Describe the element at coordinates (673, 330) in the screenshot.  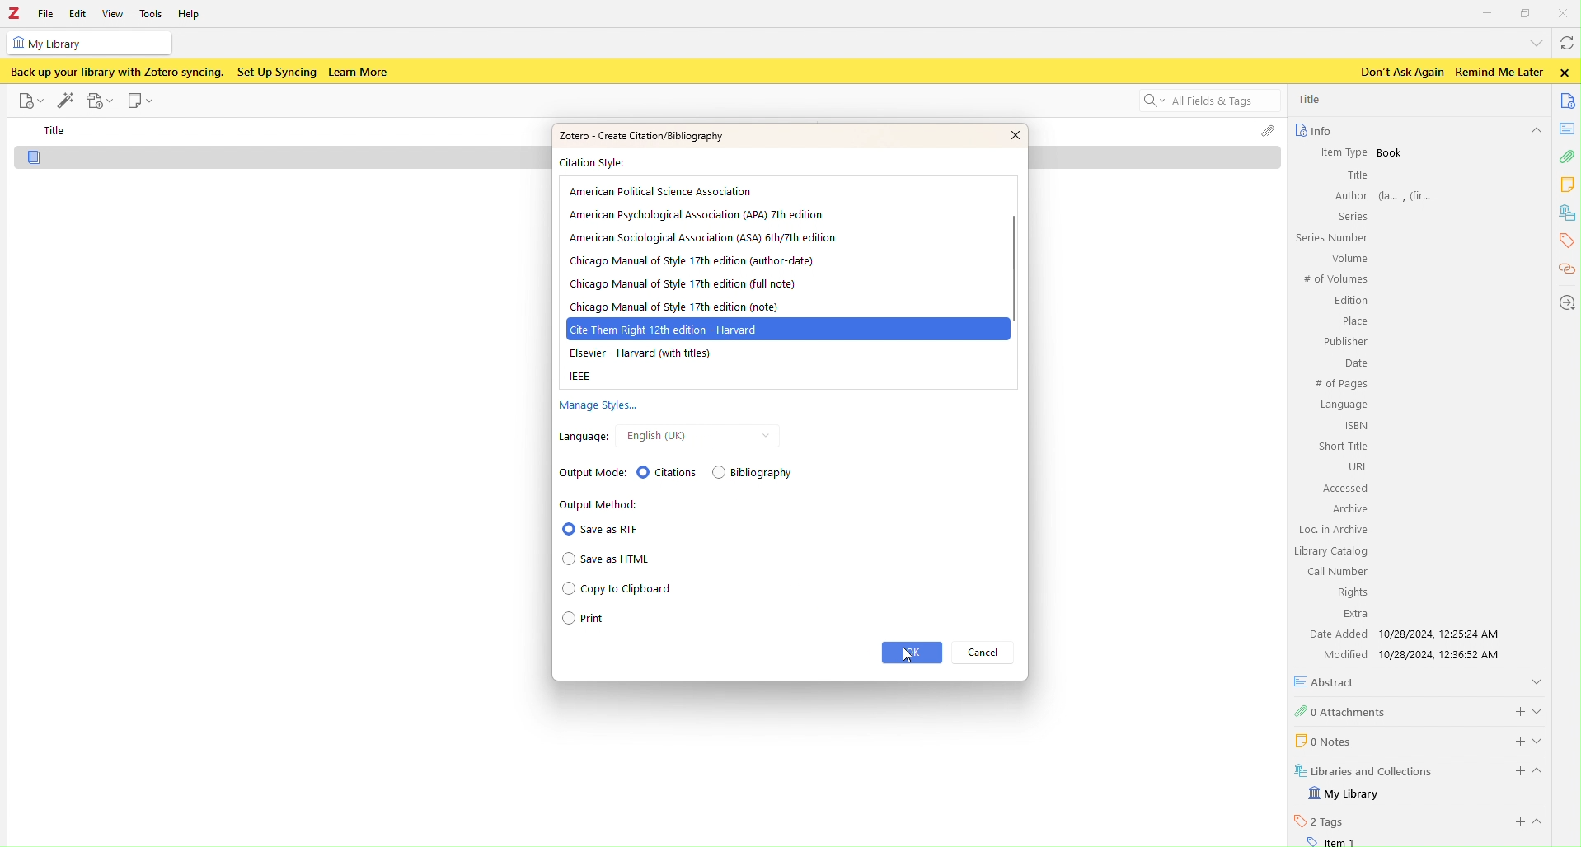
I see `Bl Cite Them Right 12th edition - Harvard` at that location.